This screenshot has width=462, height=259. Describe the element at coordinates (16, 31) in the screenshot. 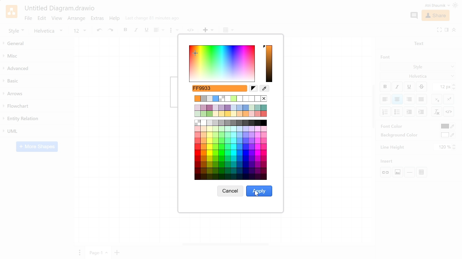

I see `style` at that location.